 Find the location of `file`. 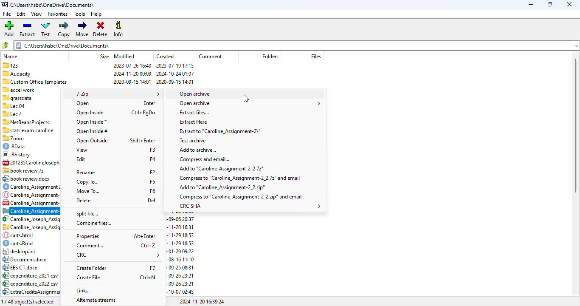

file is located at coordinates (7, 14).